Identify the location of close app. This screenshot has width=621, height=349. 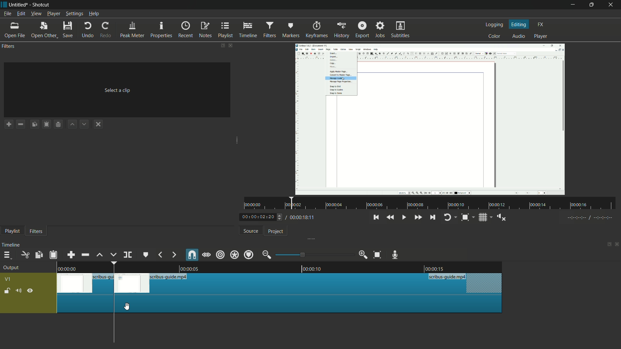
(613, 5).